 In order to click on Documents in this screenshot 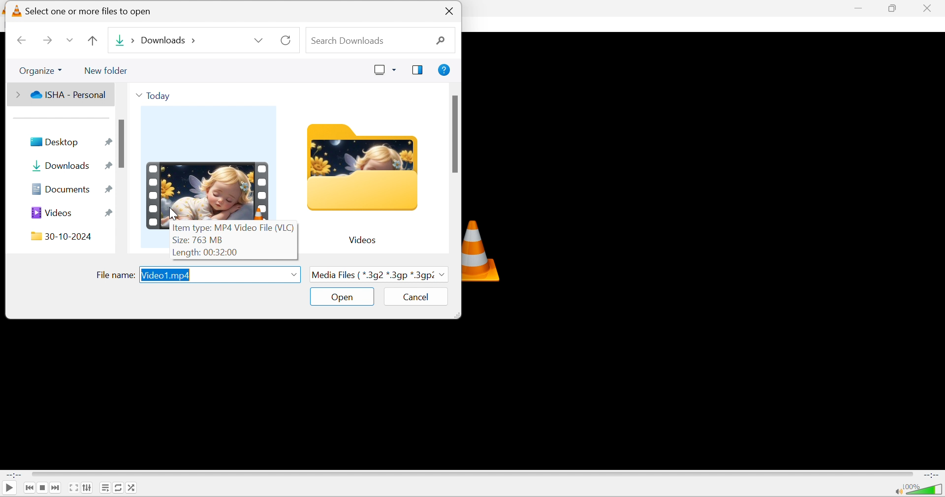, I will do `click(60, 190)`.